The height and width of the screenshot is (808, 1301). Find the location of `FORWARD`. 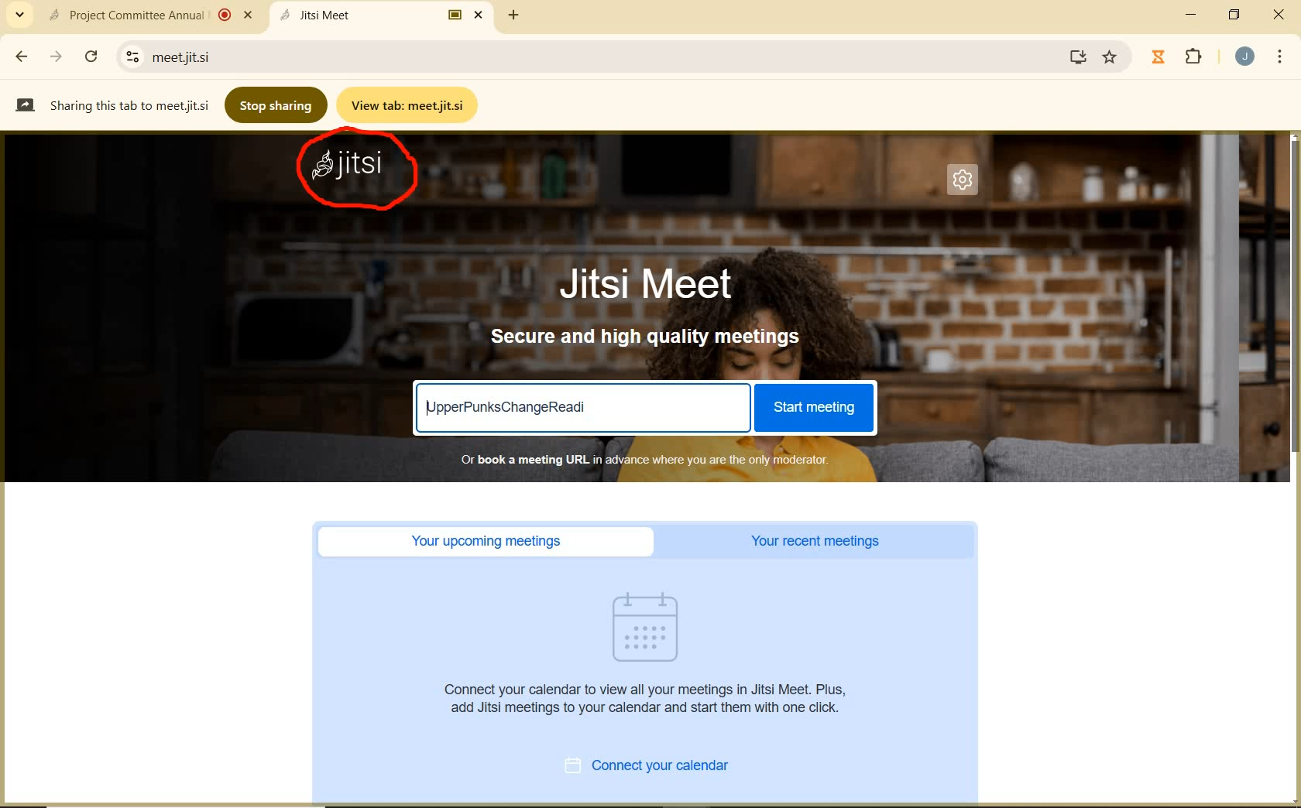

FORWARD is located at coordinates (58, 56).